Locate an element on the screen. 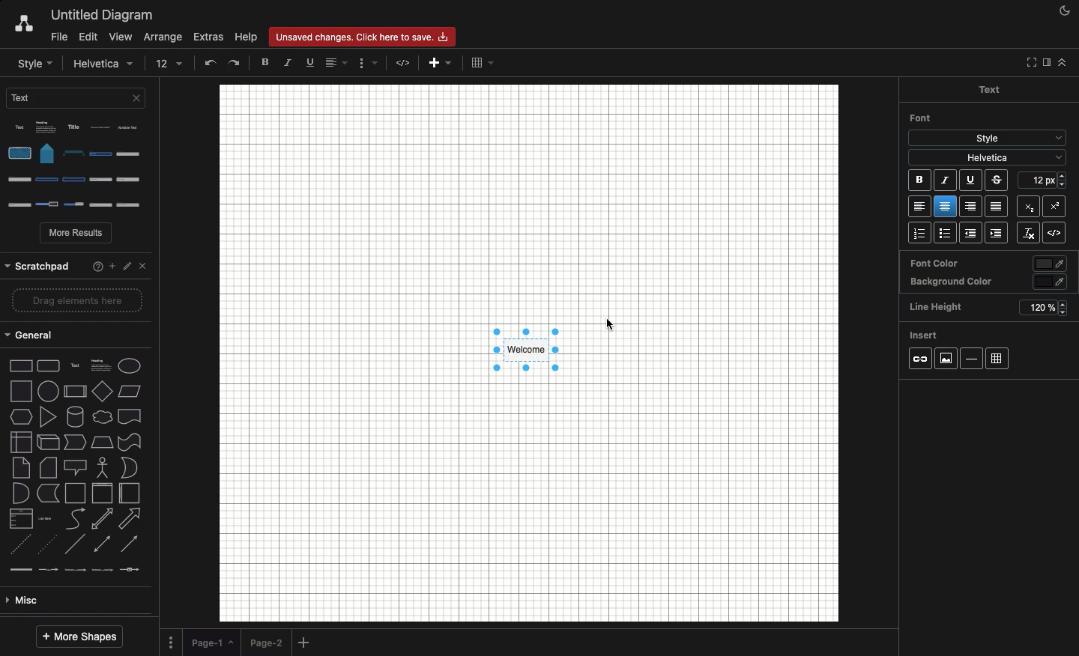 The image size is (1079, 656). shape is located at coordinates (78, 386).